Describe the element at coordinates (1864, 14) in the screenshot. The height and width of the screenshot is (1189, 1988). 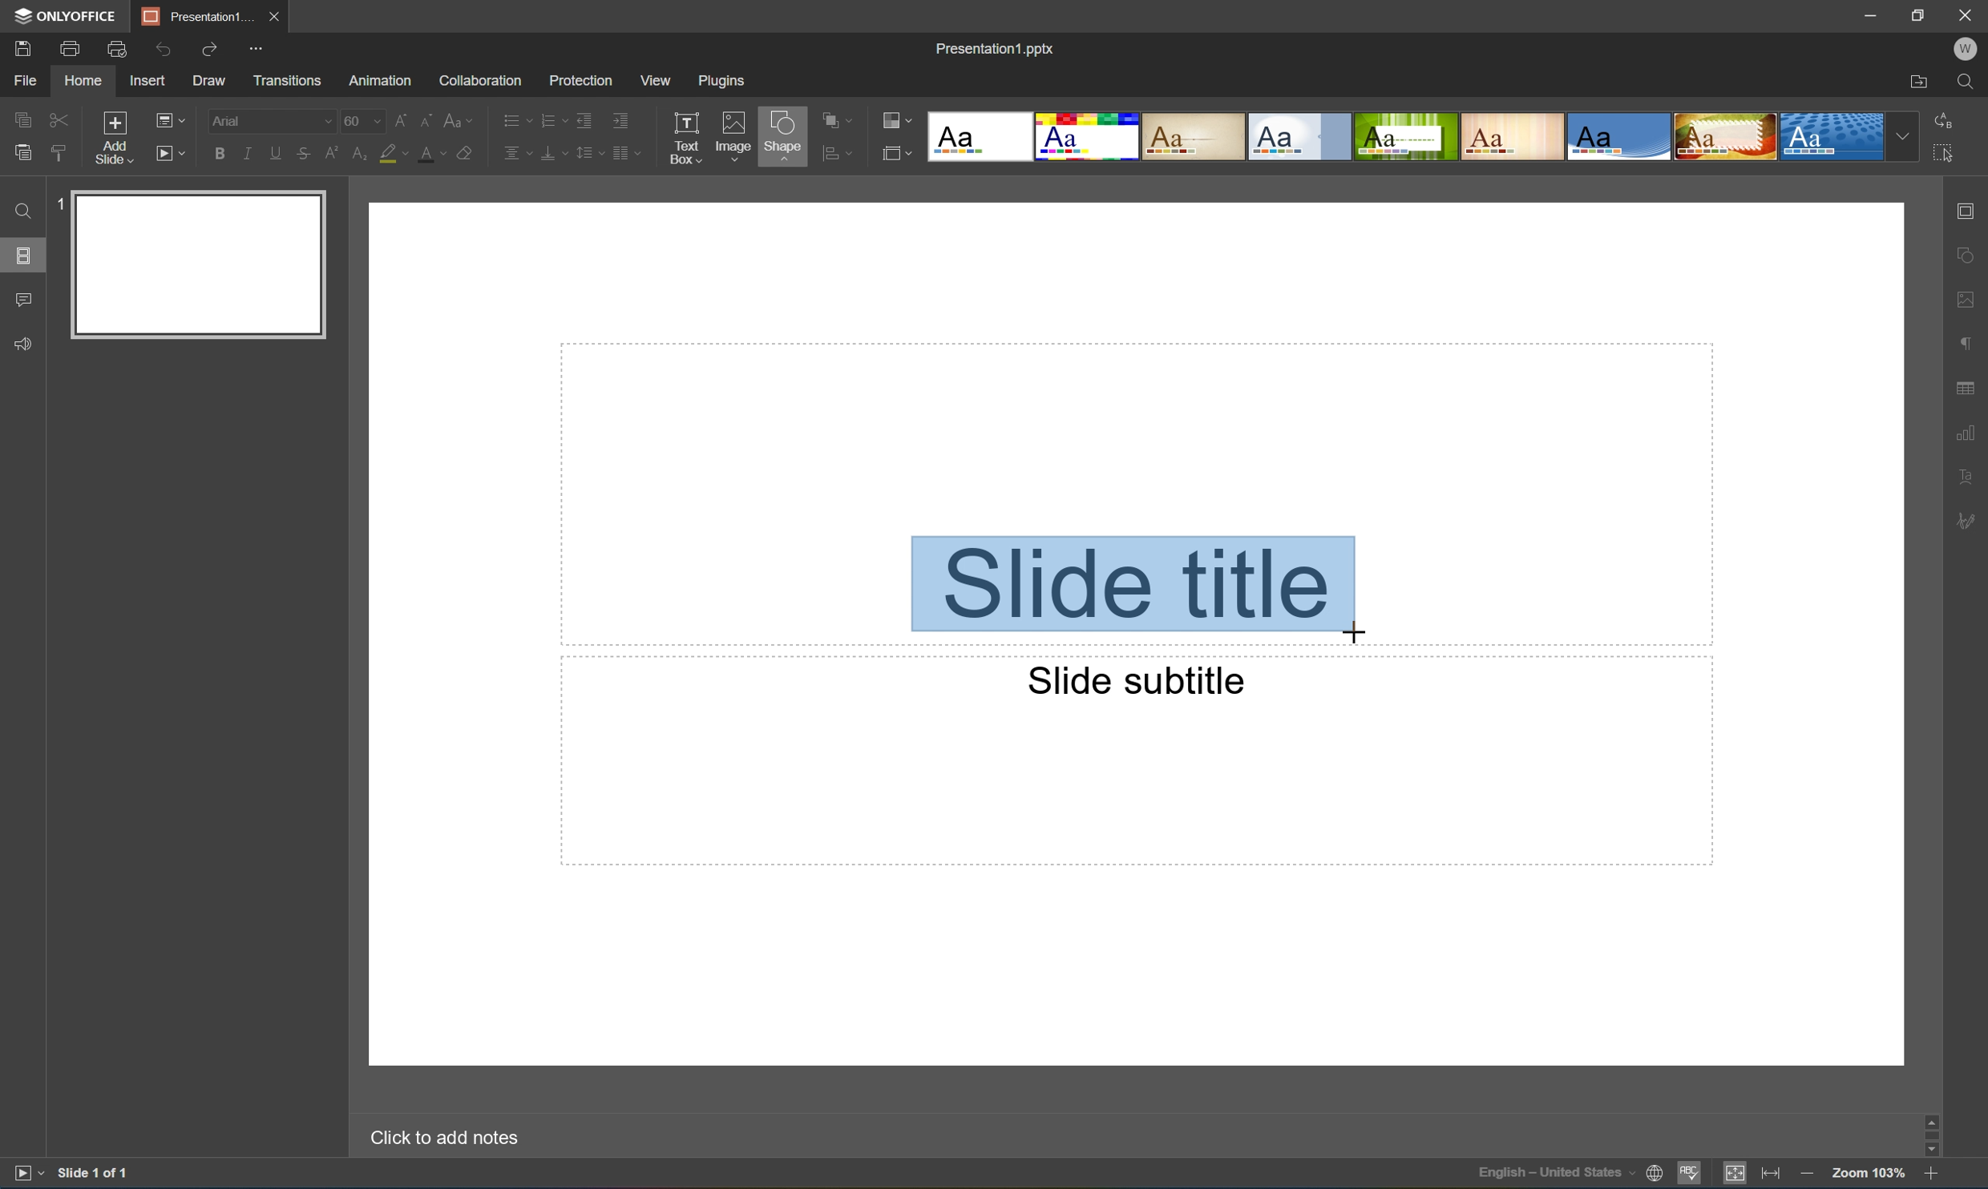
I see `Minimize` at that location.